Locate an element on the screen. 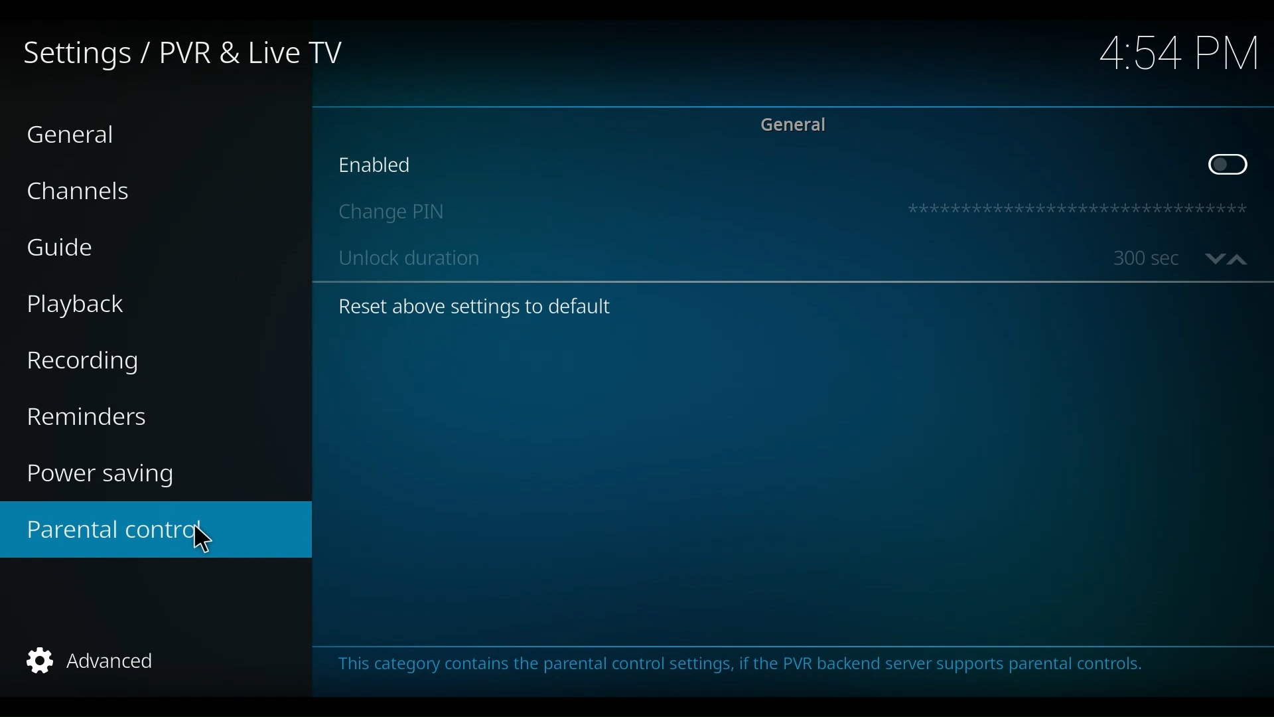  Playback is located at coordinates (77, 305).